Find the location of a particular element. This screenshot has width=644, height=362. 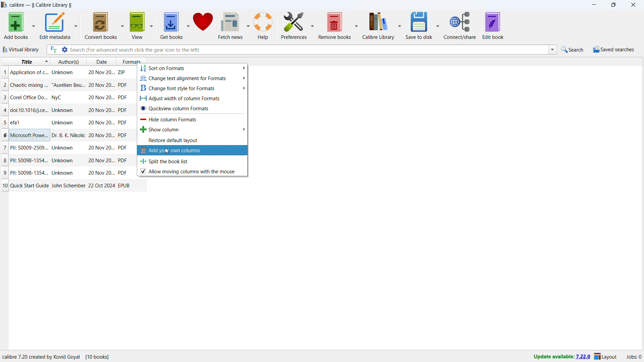

date is located at coordinates (102, 136).